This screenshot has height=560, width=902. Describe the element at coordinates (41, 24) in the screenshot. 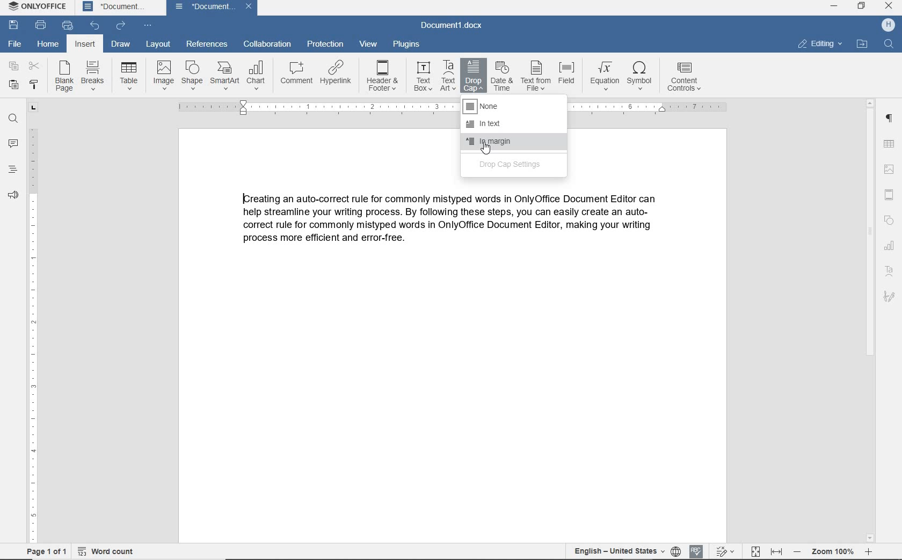

I see `print` at that location.